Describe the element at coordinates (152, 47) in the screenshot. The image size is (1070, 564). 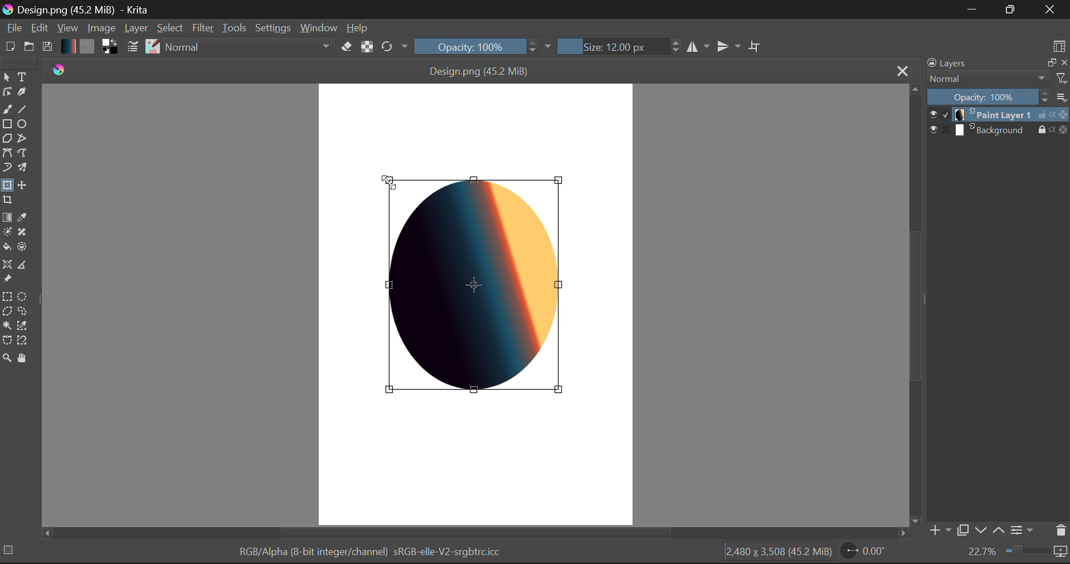
I see `Brush Presets` at that location.